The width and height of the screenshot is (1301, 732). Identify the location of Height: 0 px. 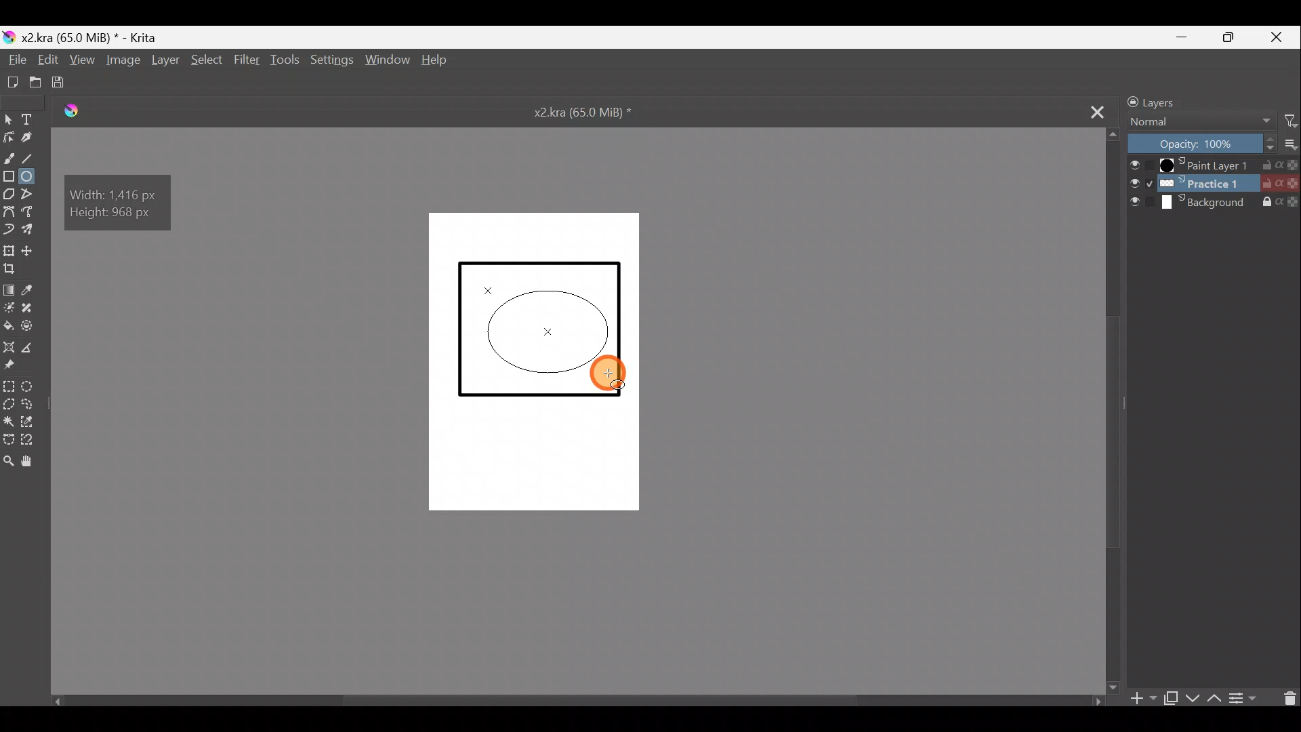
(111, 216).